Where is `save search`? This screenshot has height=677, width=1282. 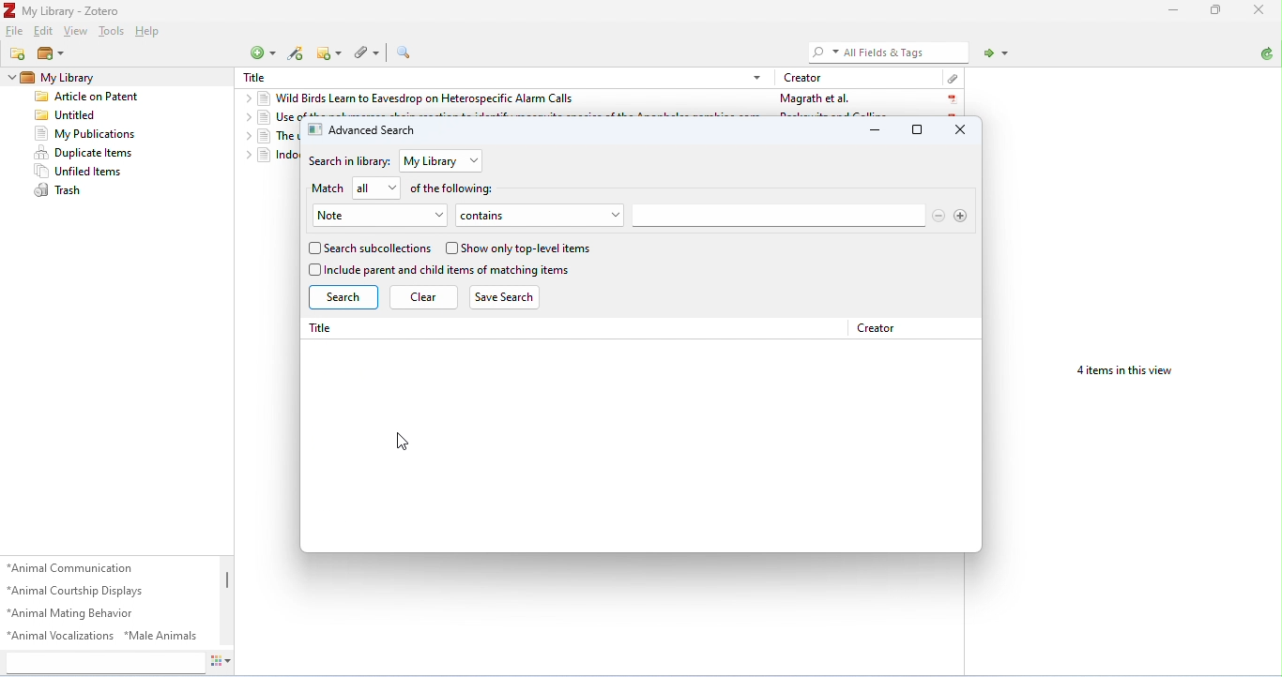 save search is located at coordinates (510, 297).